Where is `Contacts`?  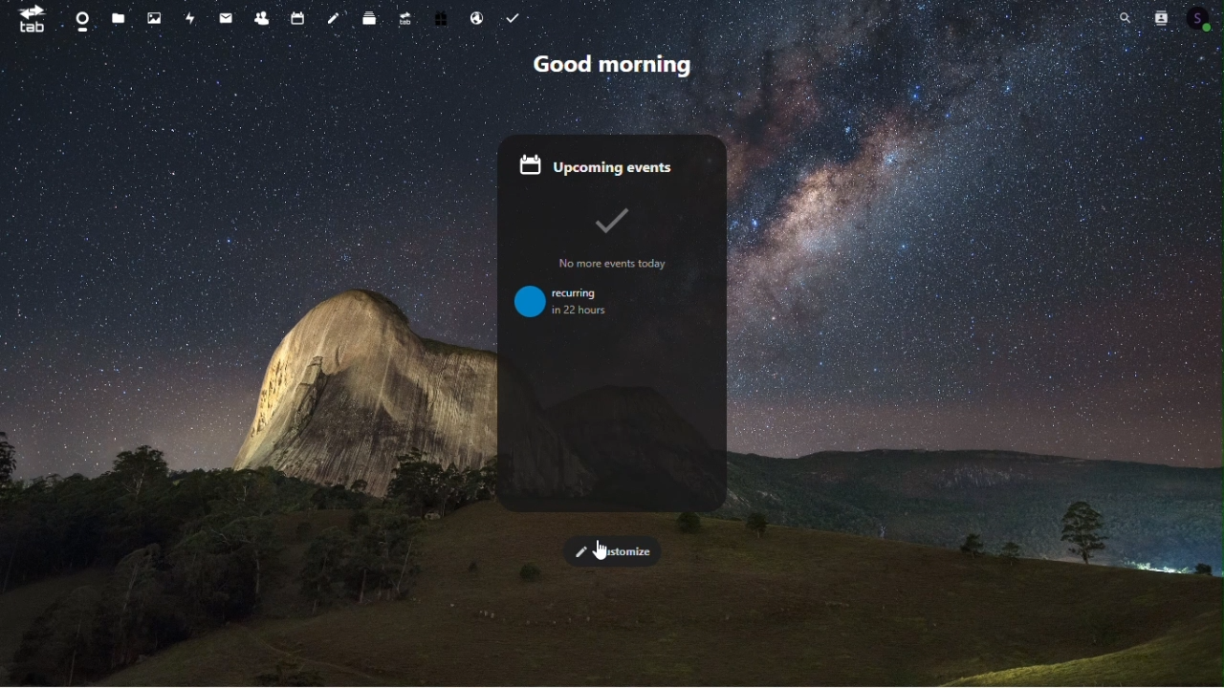
Contacts is located at coordinates (1162, 16).